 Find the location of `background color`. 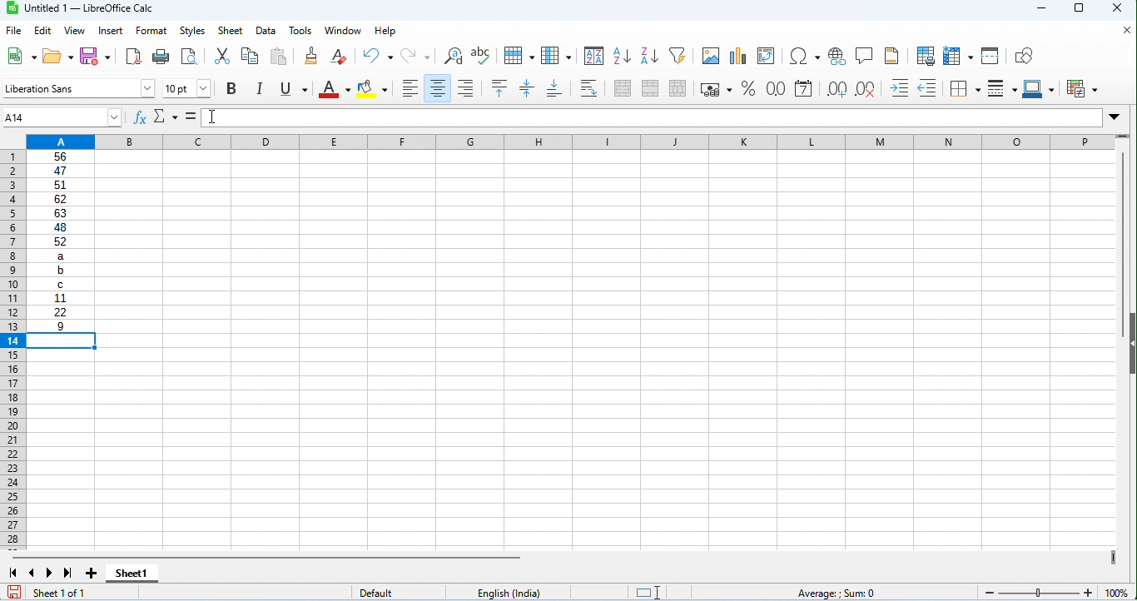

background color is located at coordinates (374, 88).